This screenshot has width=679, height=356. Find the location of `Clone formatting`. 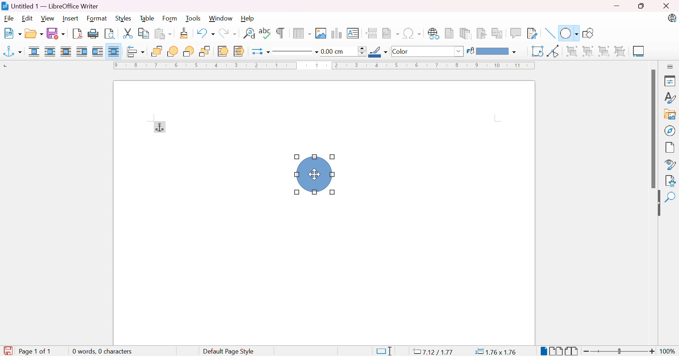

Clone formatting is located at coordinates (185, 33).